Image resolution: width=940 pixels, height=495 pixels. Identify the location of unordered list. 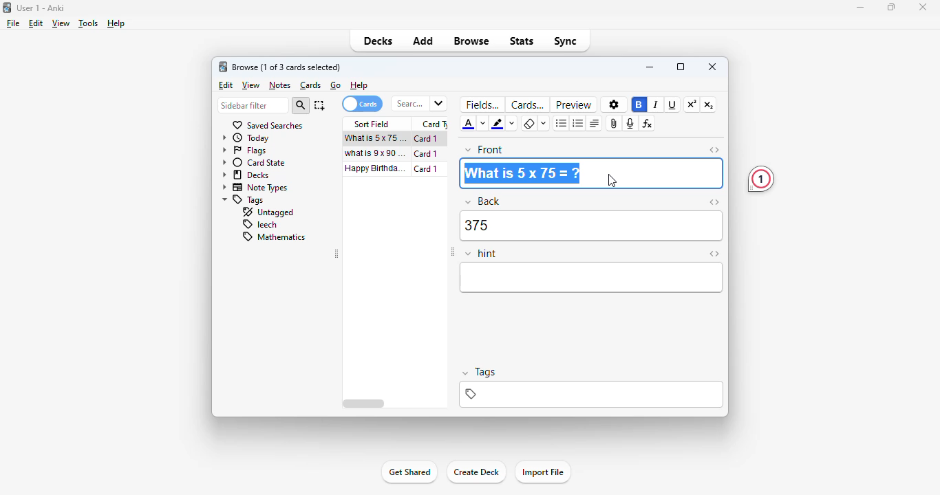
(561, 123).